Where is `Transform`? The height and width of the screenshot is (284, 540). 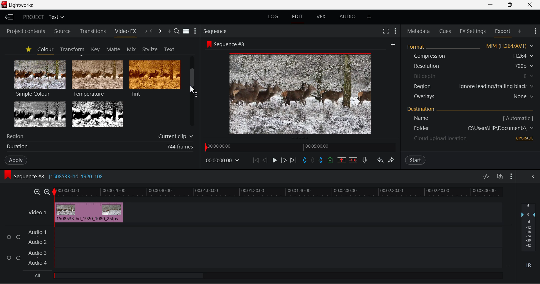 Transform is located at coordinates (71, 49).